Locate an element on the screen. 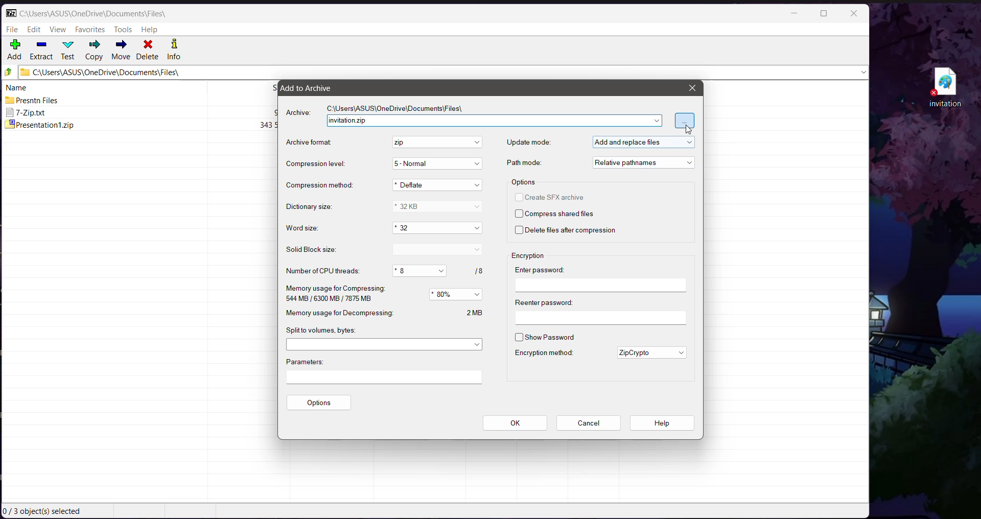  Options is located at coordinates (320, 403).